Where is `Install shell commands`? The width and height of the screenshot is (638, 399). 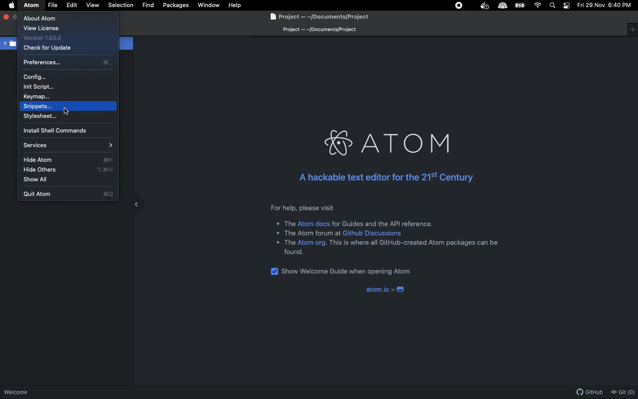
Install shell commands is located at coordinates (60, 130).